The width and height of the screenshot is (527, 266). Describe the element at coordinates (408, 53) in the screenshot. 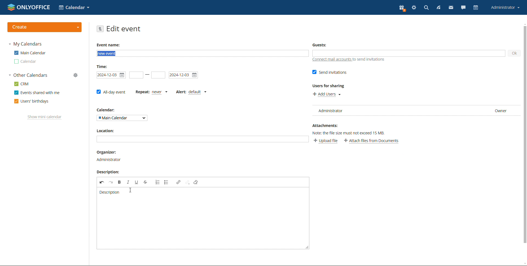

I see `add guests` at that location.